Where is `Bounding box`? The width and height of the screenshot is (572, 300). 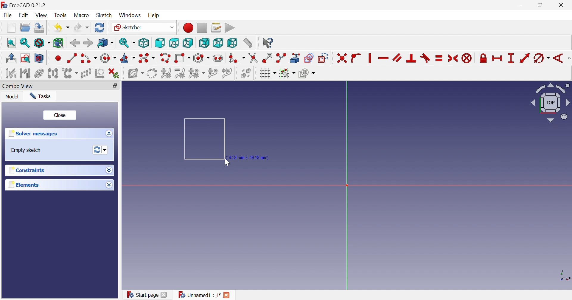
Bounding box is located at coordinates (58, 43).